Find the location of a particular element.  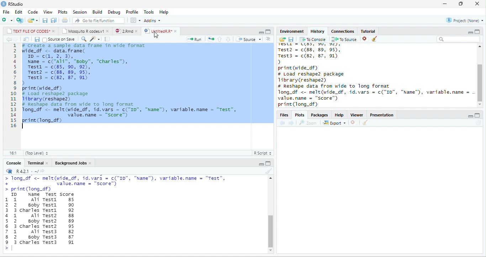

maximize is located at coordinates (268, 163).